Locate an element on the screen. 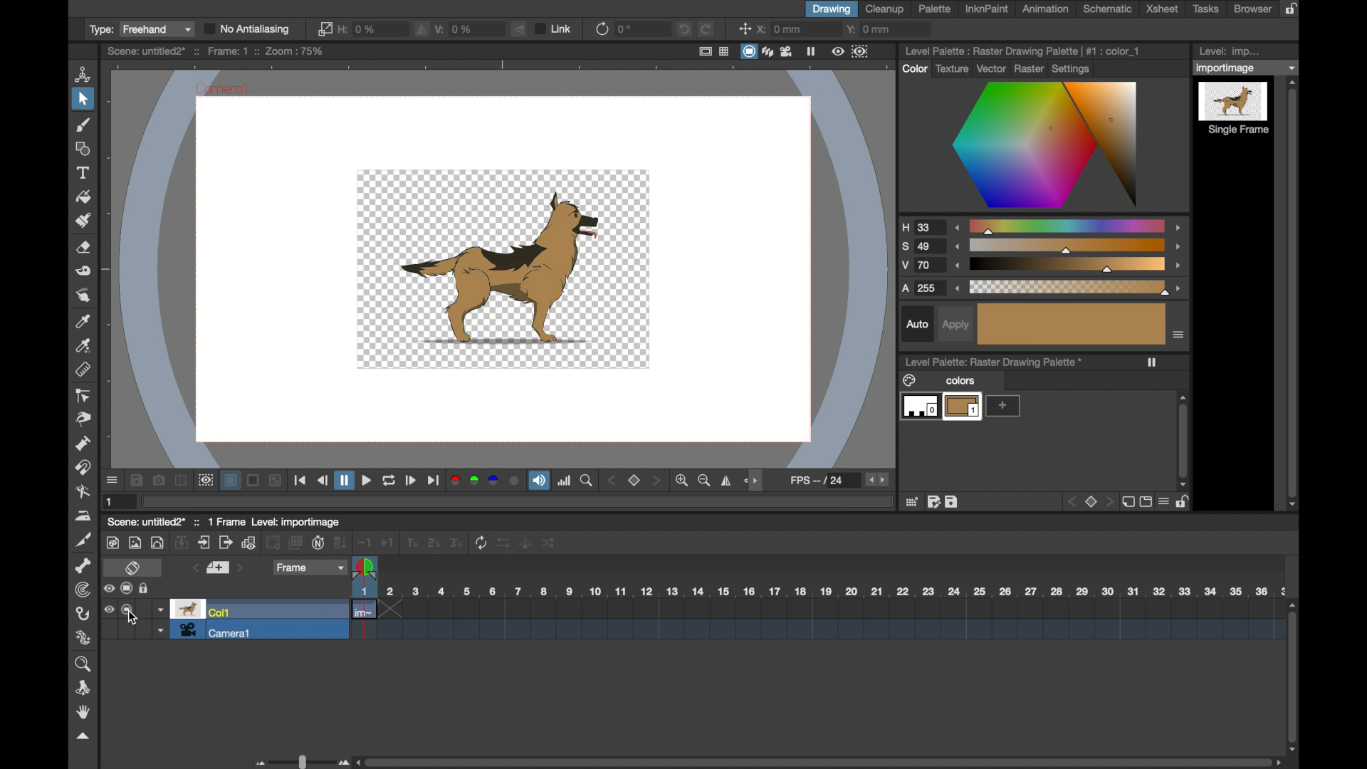 Image resolution: width=1367 pixels, height=769 pixels. paint is located at coordinates (112, 543).